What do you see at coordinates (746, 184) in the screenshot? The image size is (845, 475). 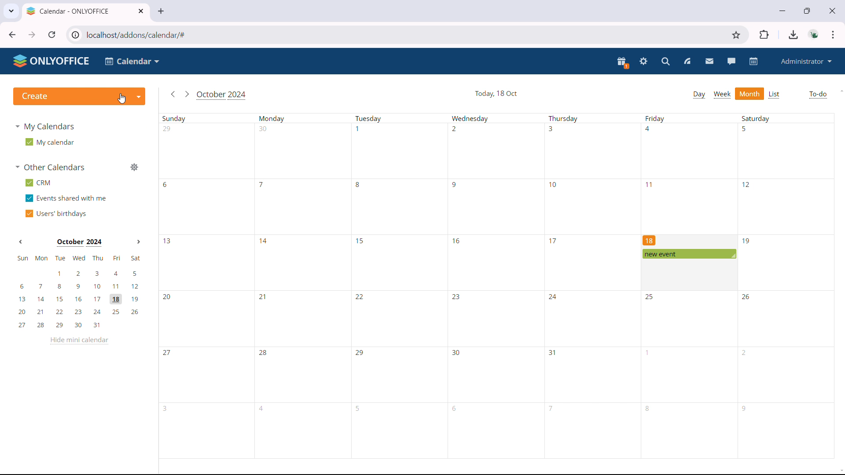 I see `12` at bounding box center [746, 184].